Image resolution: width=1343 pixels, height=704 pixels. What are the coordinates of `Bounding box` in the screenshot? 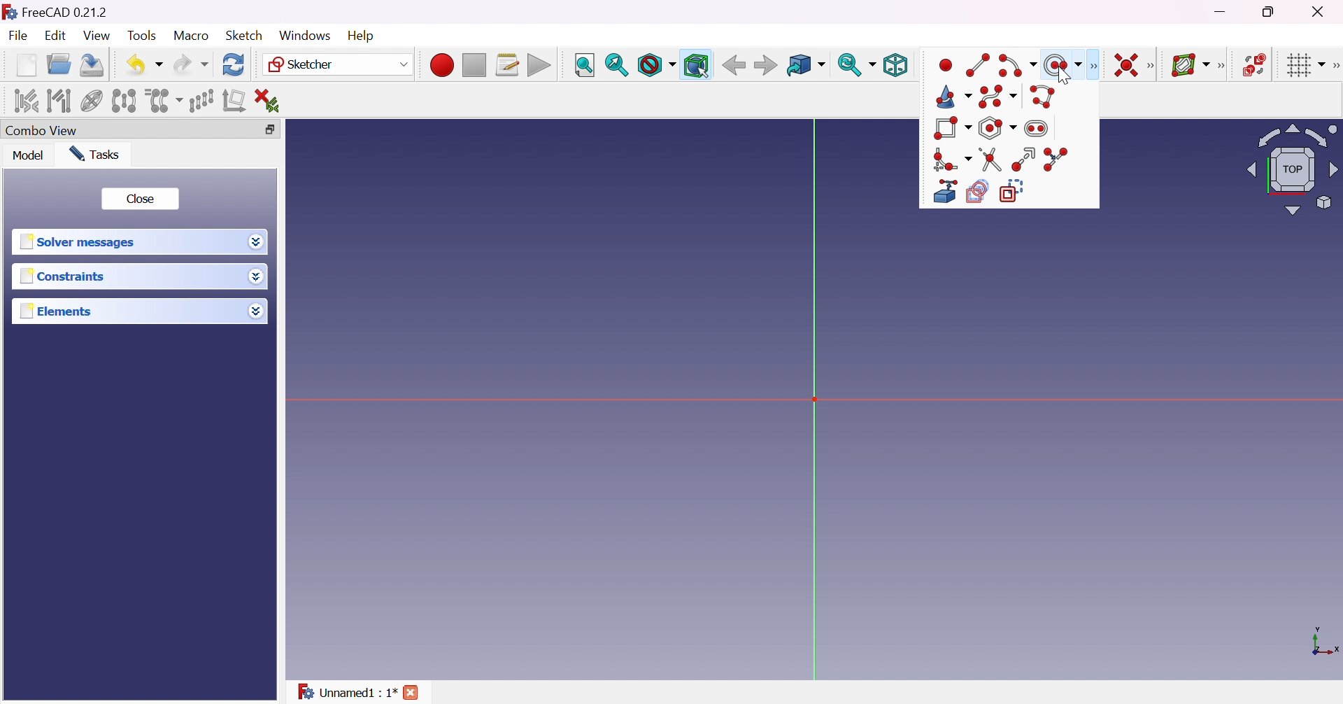 It's located at (697, 66).